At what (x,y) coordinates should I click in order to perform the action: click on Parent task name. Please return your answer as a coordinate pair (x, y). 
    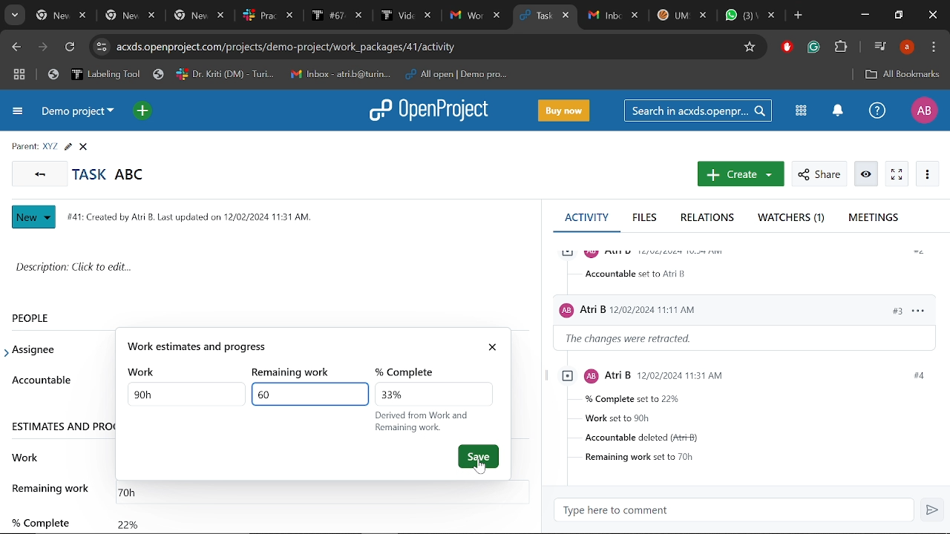
    Looking at the image, I should click on (49, 147).